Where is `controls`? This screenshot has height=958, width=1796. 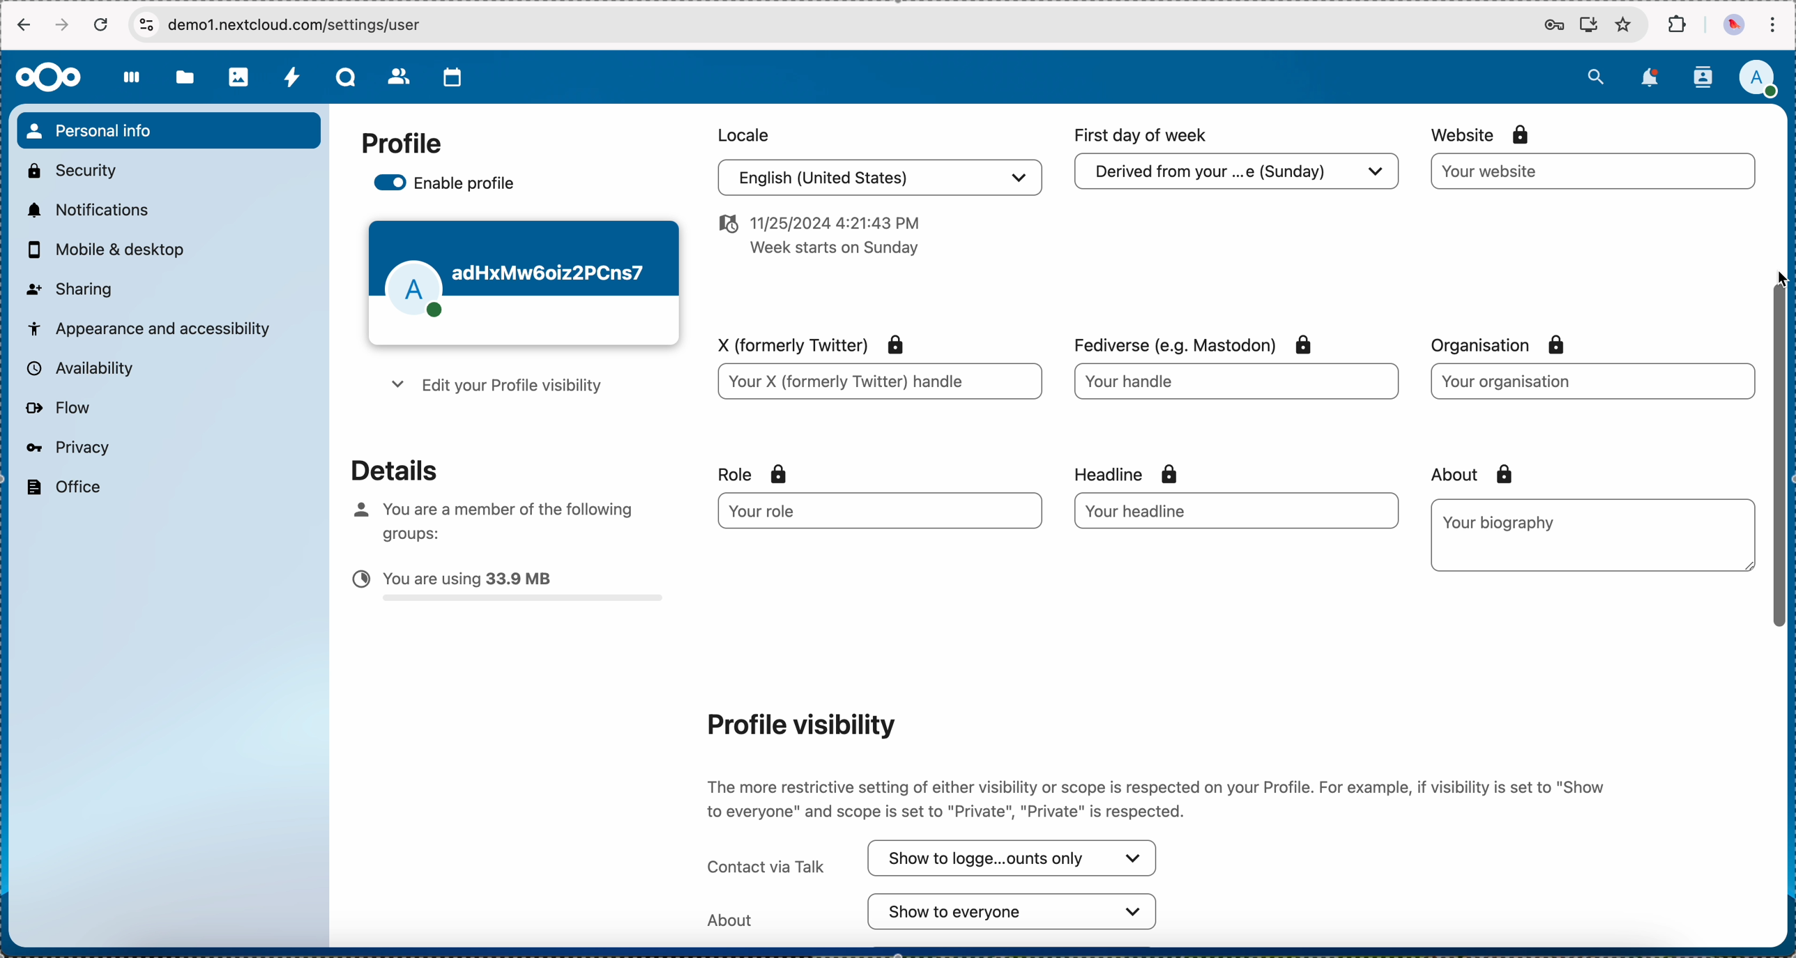 controls is located at coordinates (146, 24).